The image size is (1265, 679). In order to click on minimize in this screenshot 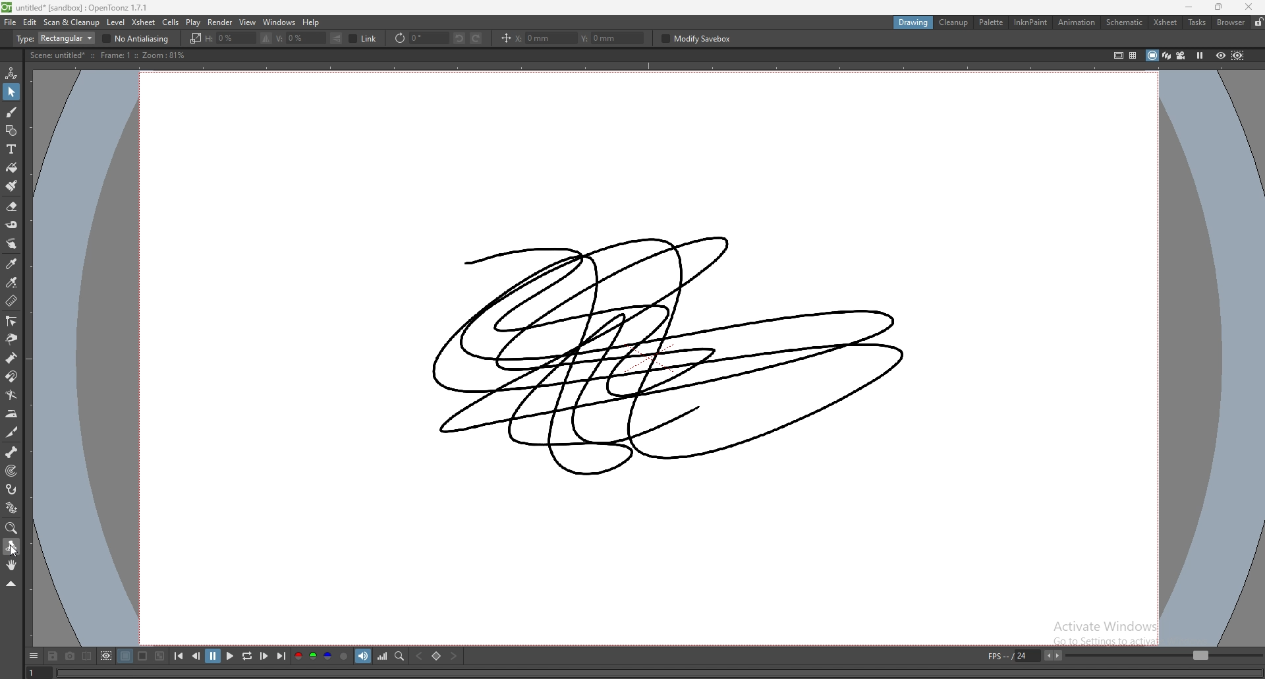, I will do `click(1190, 7)`.